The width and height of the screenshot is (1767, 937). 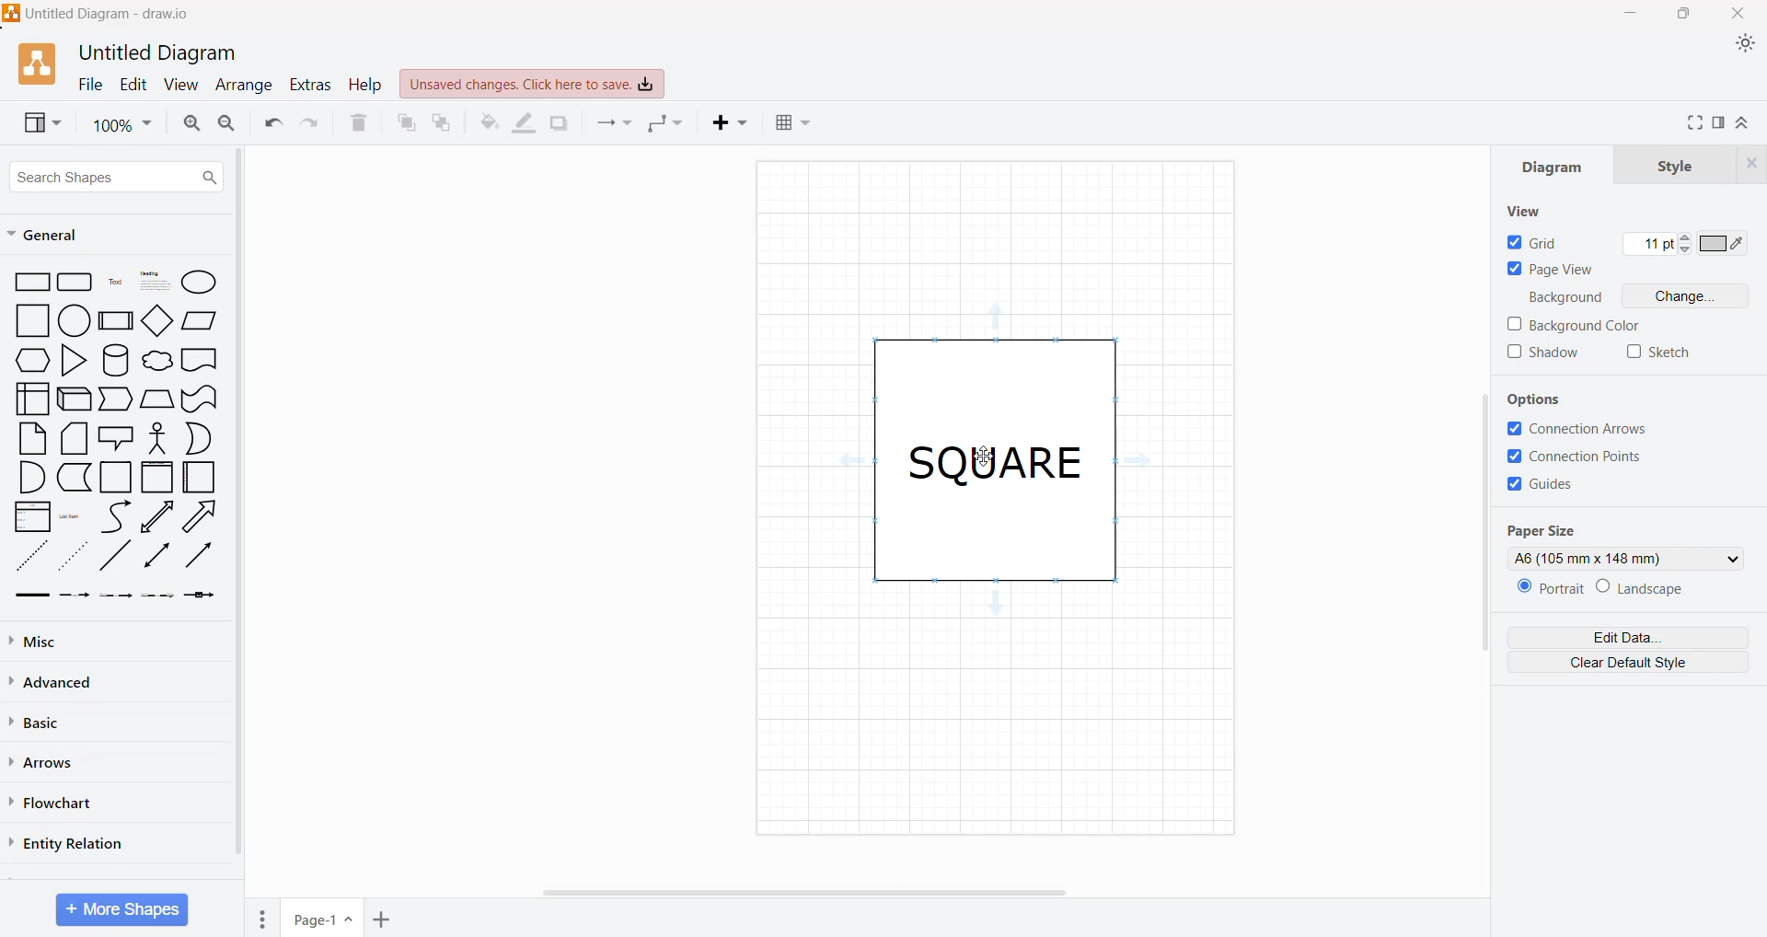 I want to click on document, so click(x=200, y=359).